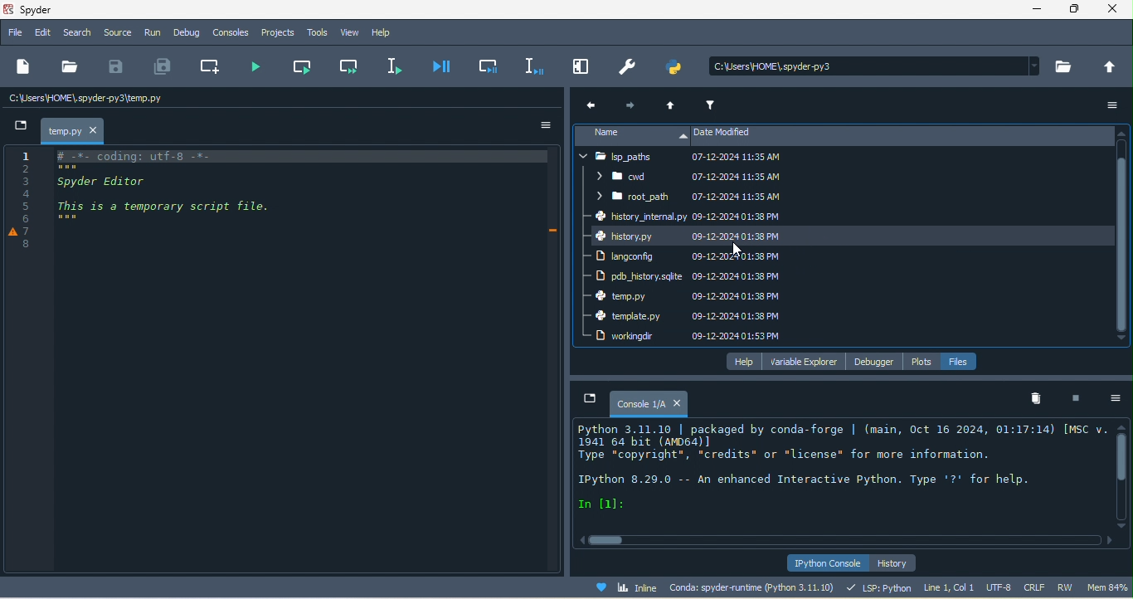 Image resolution: width=1133 pixels, height=599 pixels. Describe the element at coordinates (873, 66) in the screenshot. I see `search bar` at that location.